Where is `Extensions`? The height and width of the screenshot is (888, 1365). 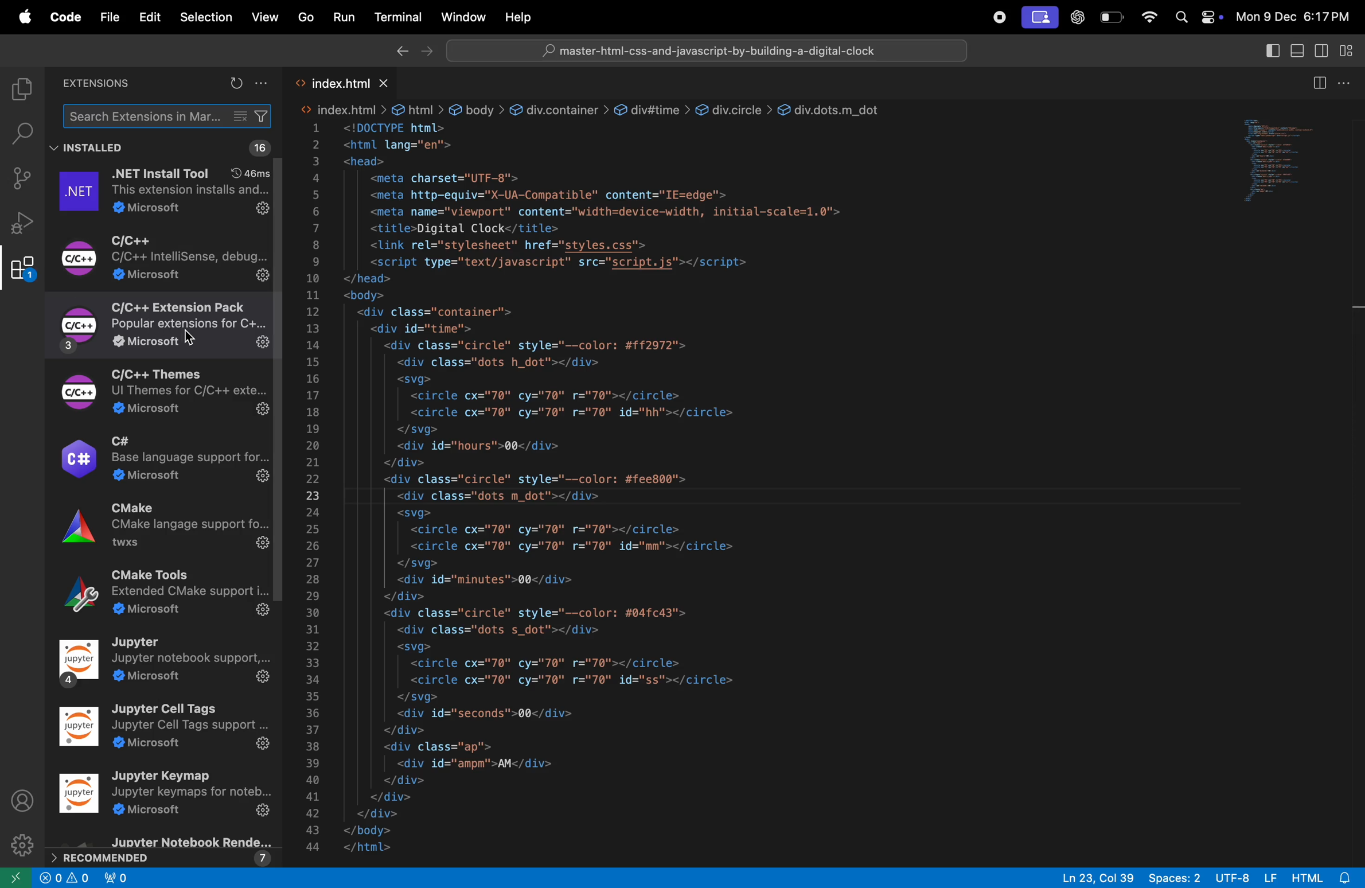
Extensions is located at coordinates (22, 269).